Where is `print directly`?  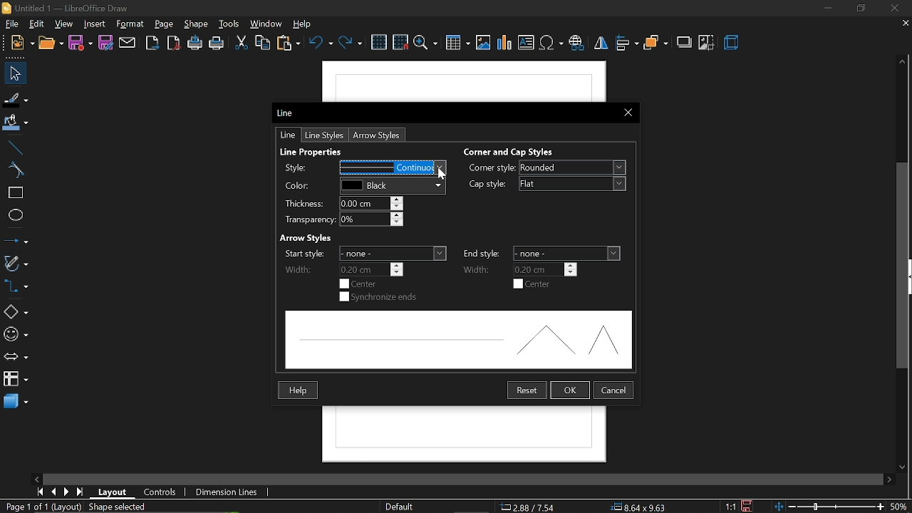
print directly is located at coordinates (195, 43).